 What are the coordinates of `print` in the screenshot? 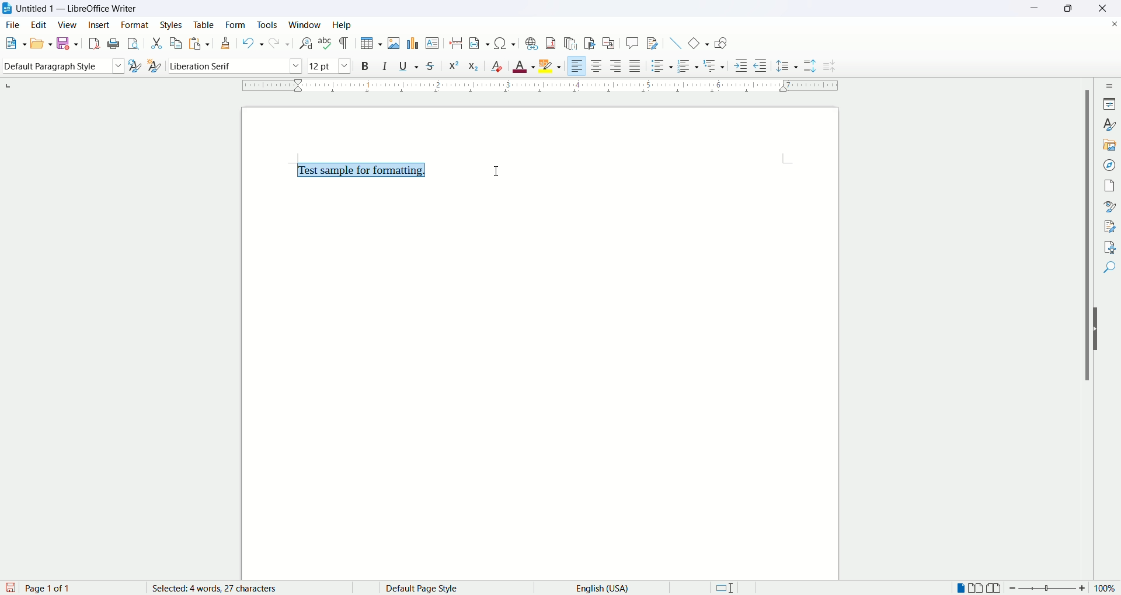 It's located at (114, 44).